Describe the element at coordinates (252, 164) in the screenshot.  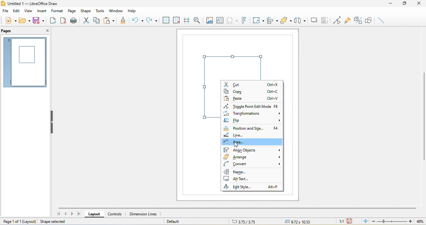
I see `convert` at that location.